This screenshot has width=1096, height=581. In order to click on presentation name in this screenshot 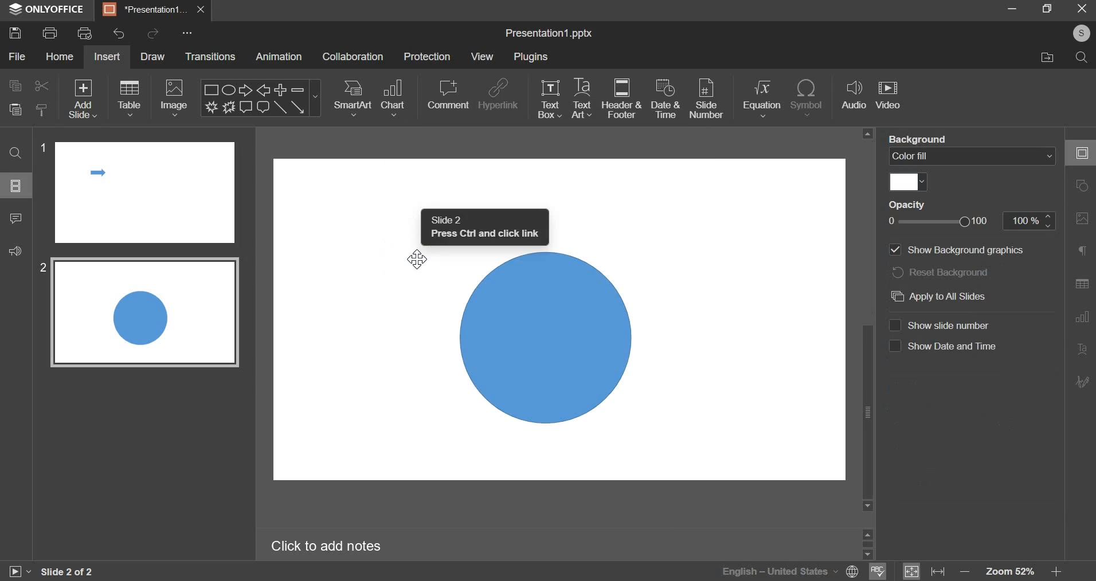, I will do `click(550, 33)`.